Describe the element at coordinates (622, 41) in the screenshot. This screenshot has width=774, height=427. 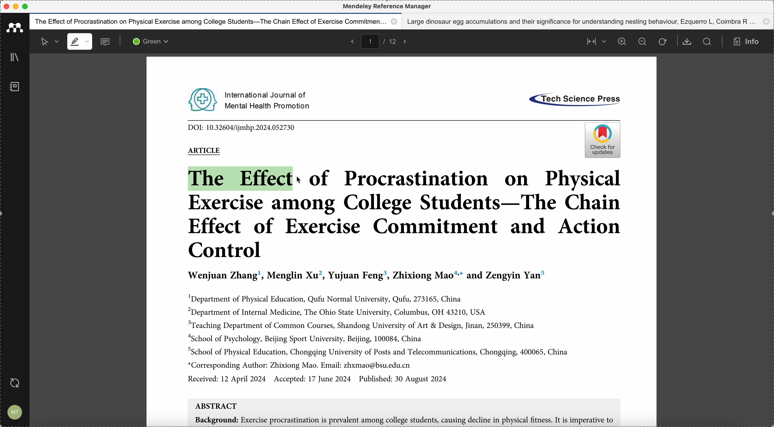
I see `zoom in` at that location.